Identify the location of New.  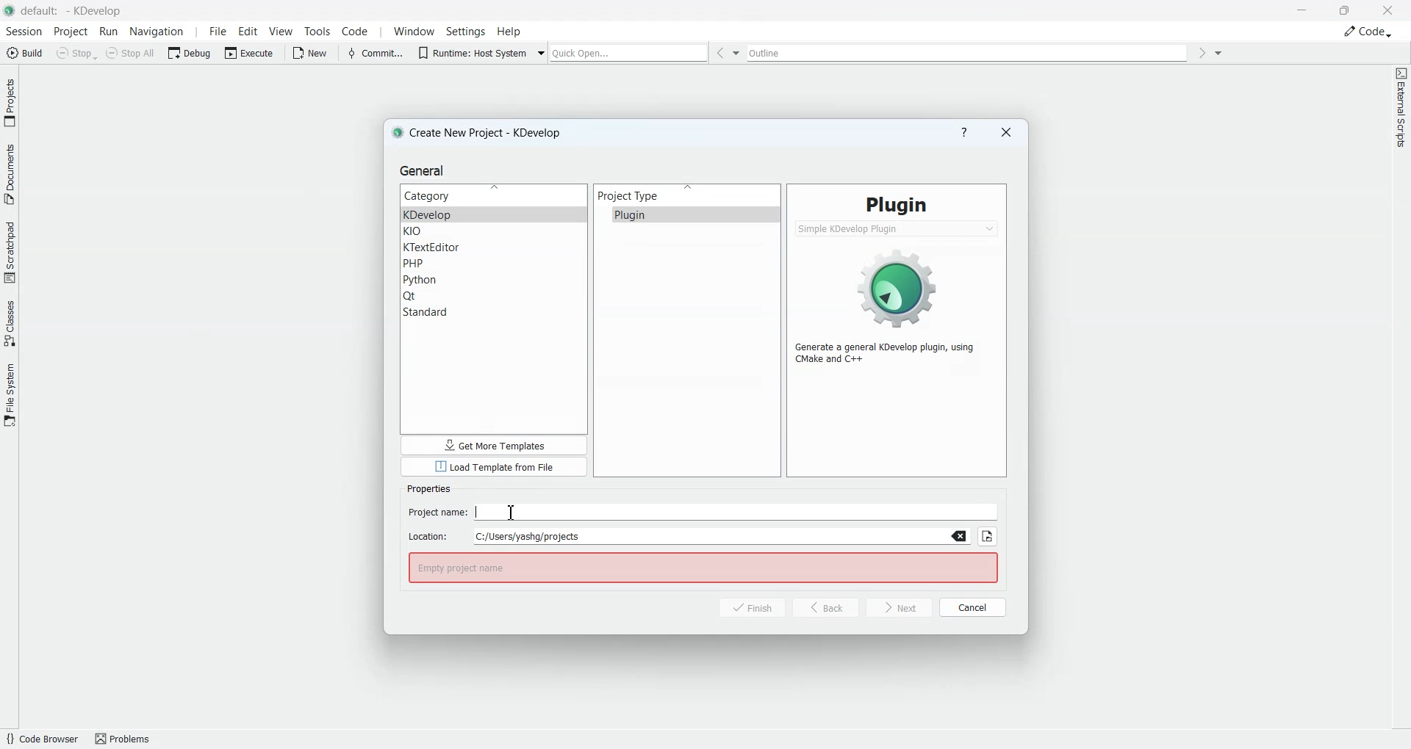
(313, 53).